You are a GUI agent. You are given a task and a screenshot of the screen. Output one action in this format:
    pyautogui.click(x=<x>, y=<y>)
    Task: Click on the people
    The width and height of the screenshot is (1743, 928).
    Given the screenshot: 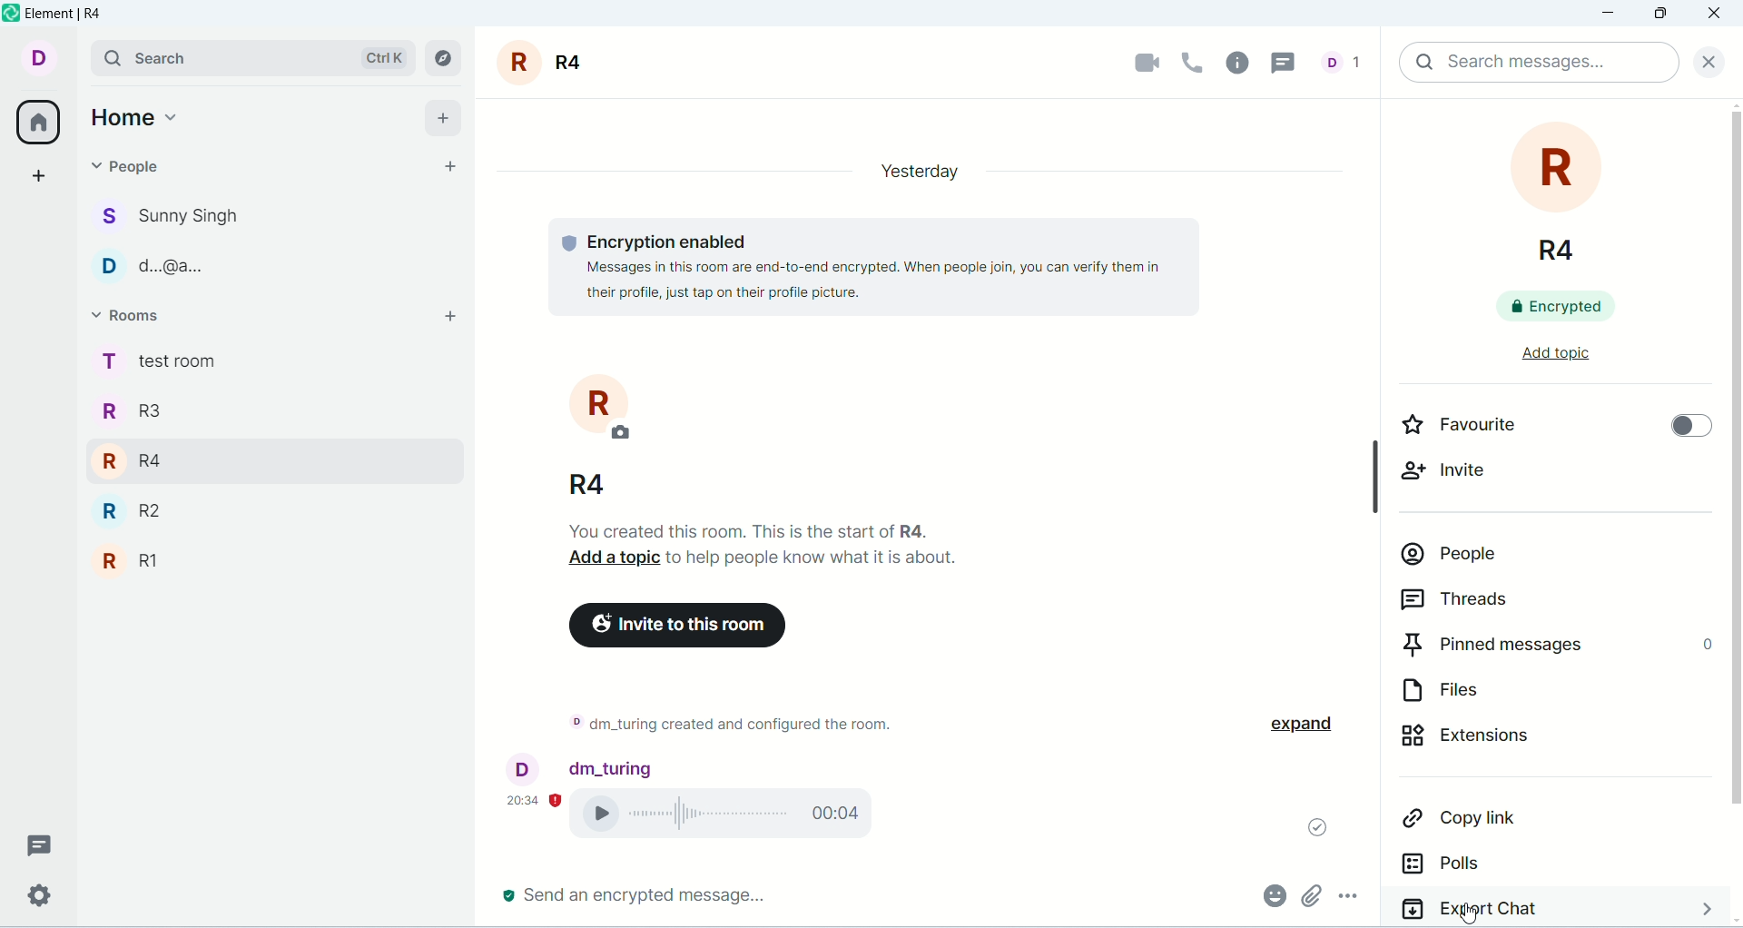 What is the action you would take?
    pyautogui.click(x=1537, y=557)
    